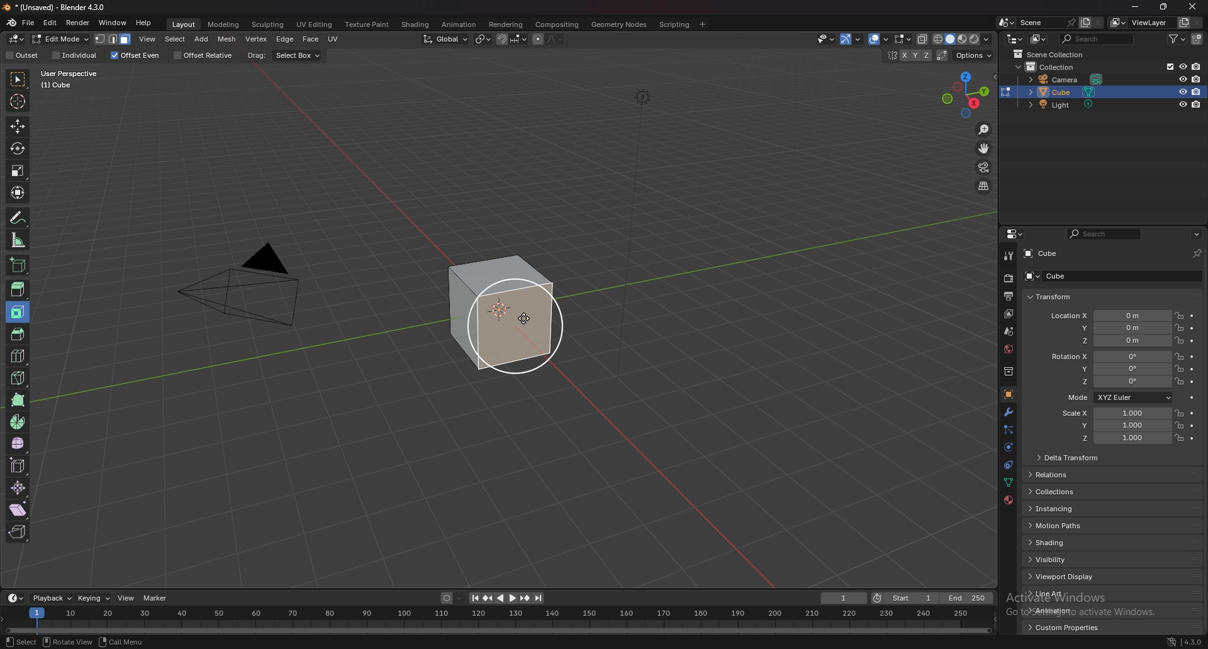  I want to click on light, so click(1065, 104).